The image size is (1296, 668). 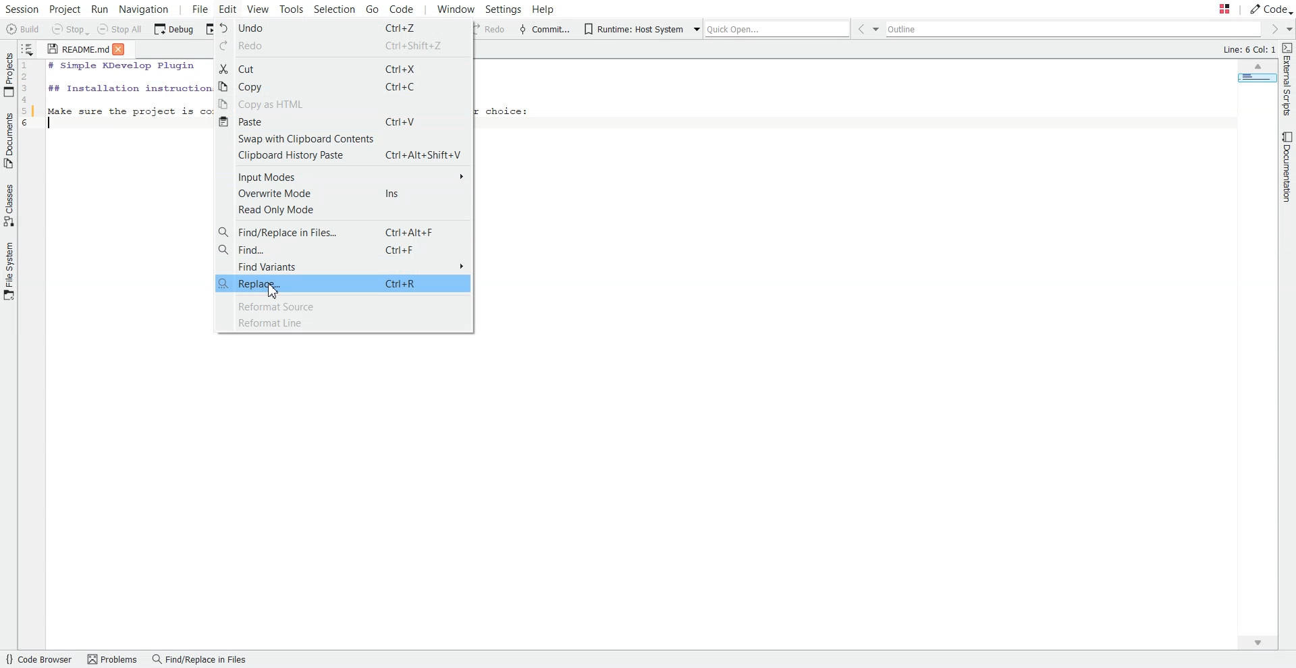 I want to click on Replace Ctrl+R, so click(x=343, y=283).